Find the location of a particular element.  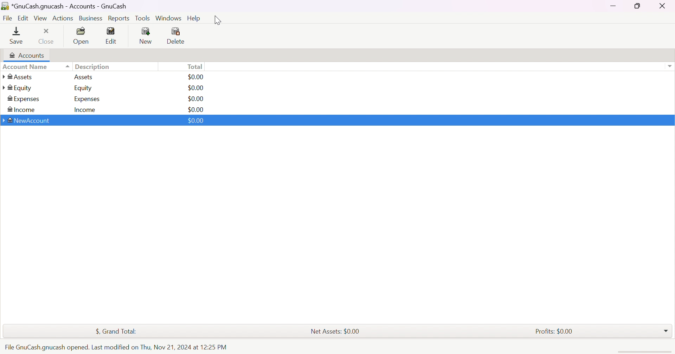

$0.00 is located at coordinates (196, 88).